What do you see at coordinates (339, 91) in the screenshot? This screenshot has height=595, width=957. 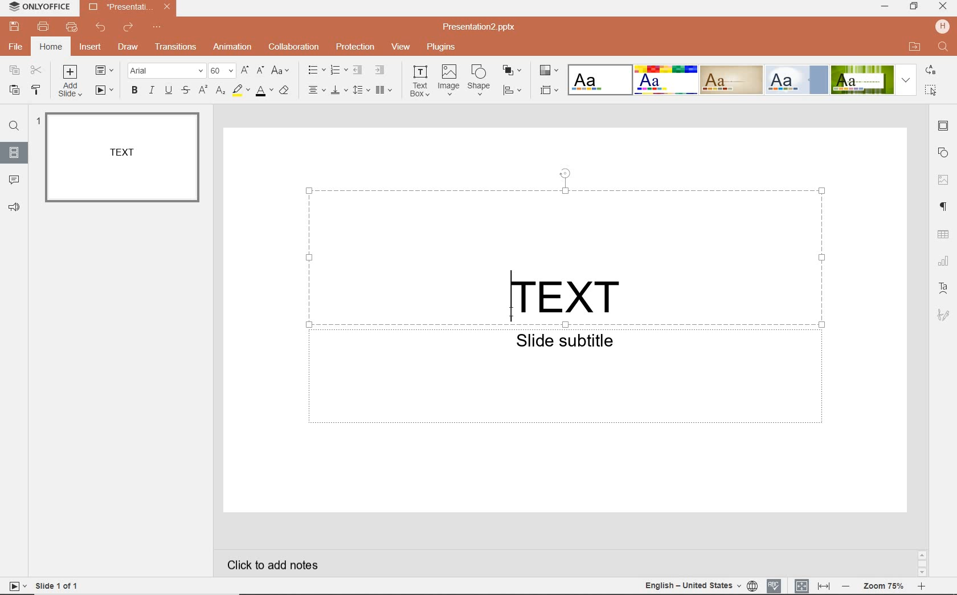 I see `VERTICAL ALIGN` at bounding box center [339, 91].